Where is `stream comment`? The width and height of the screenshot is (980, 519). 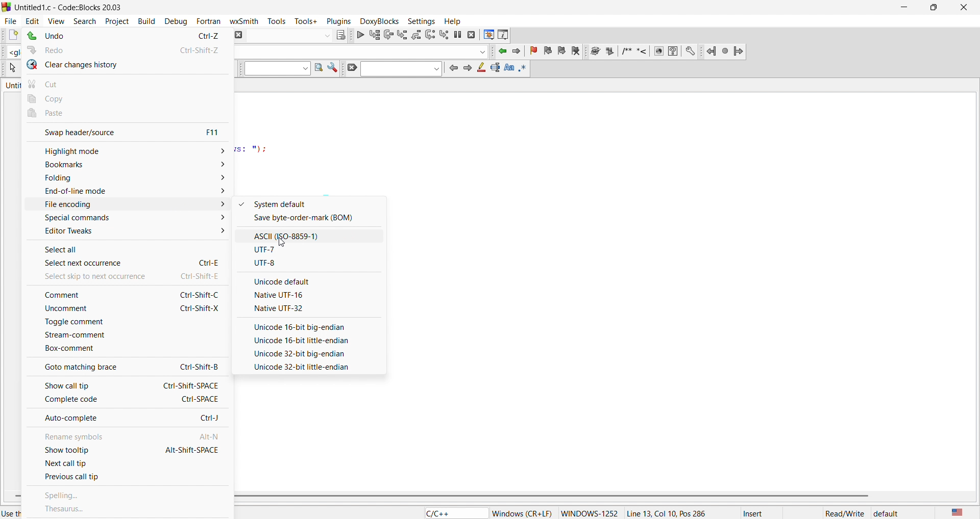
stream comment is located at coordinates (125, 336).